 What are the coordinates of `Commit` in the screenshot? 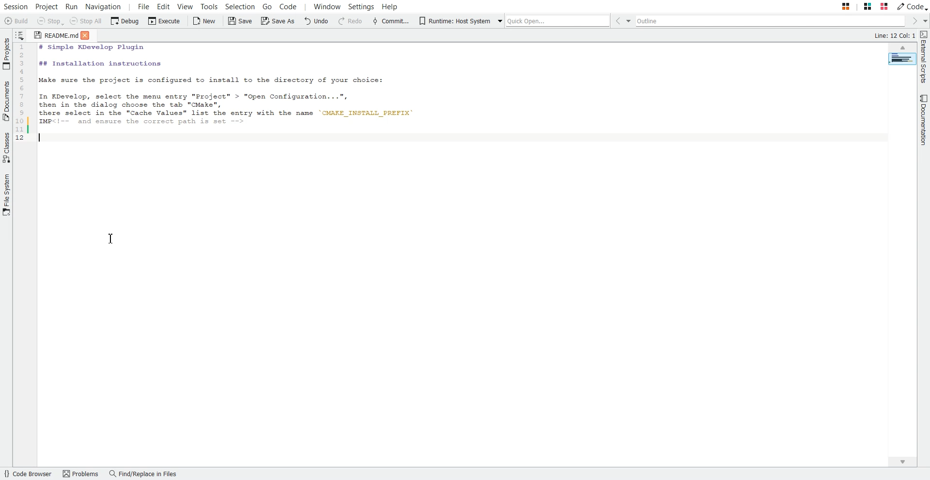 It's located at (391, 21).